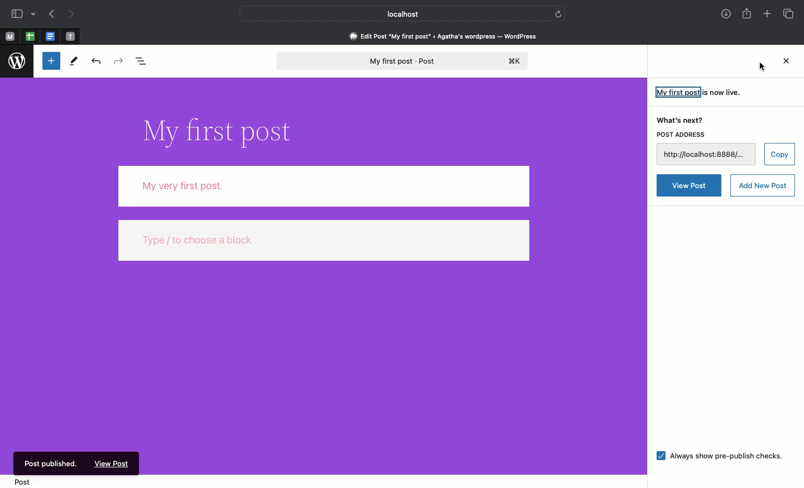  What do you see at coordinates (790, 14) in the screenshot?
I see `Tabs` at bounding box center [790, 14].